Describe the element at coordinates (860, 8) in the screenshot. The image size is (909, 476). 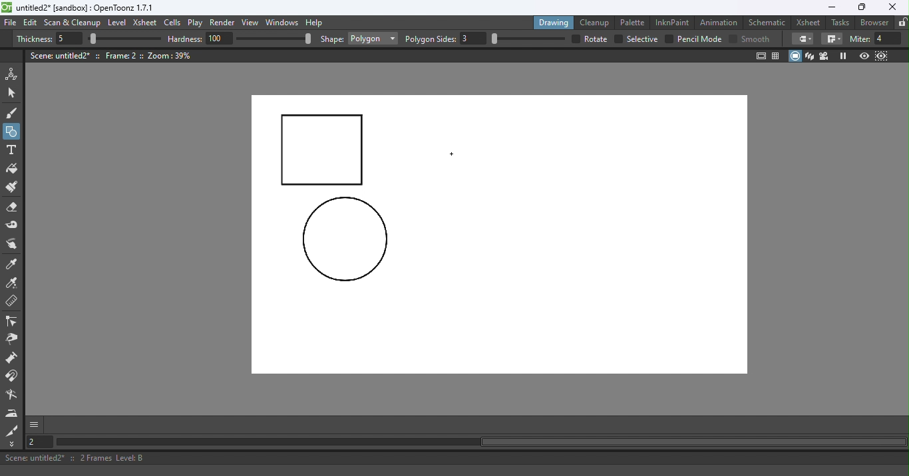
I see `Maximize` at that location.